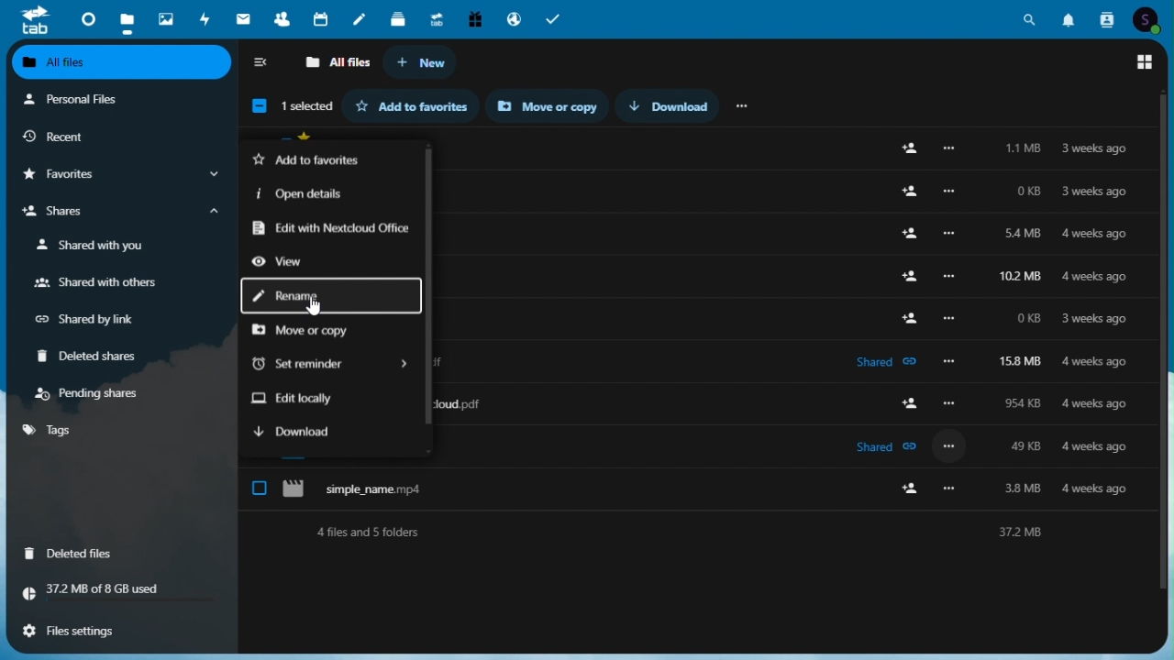 This screenshot has height=660, width=1174. I want to click on 37.2 MB of 8 GB Total, so click(120, 590).